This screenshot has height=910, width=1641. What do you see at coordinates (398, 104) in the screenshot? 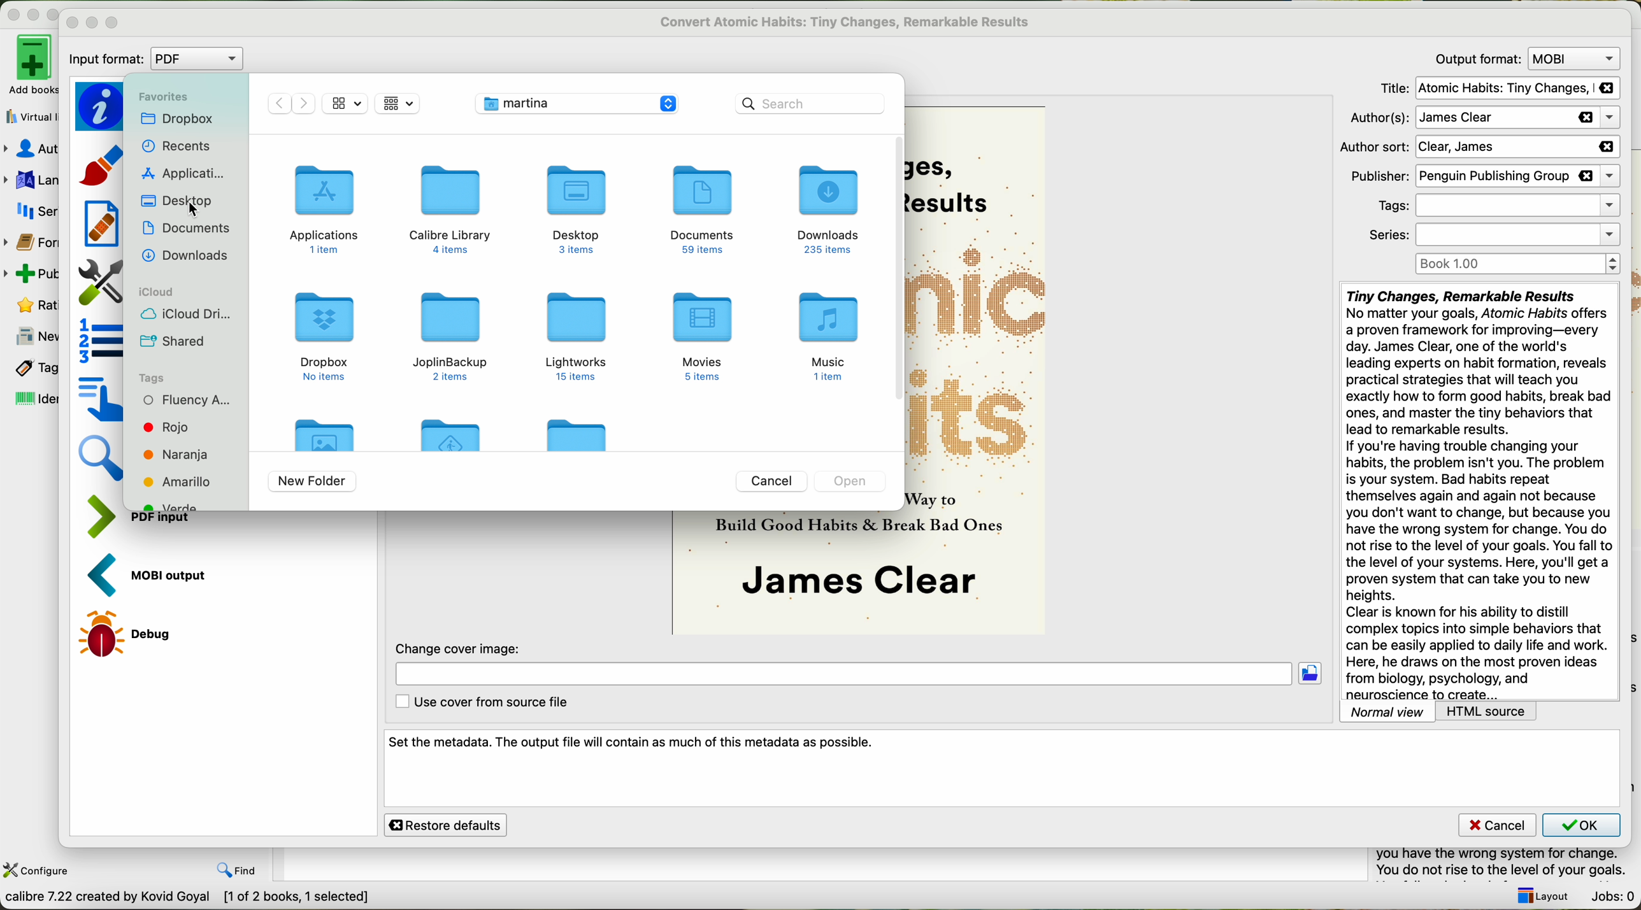
I see `mosaic view` at bounding box center [398, 104].